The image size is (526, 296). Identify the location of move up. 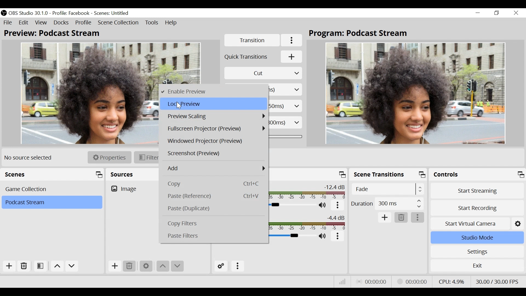
(57, 266).